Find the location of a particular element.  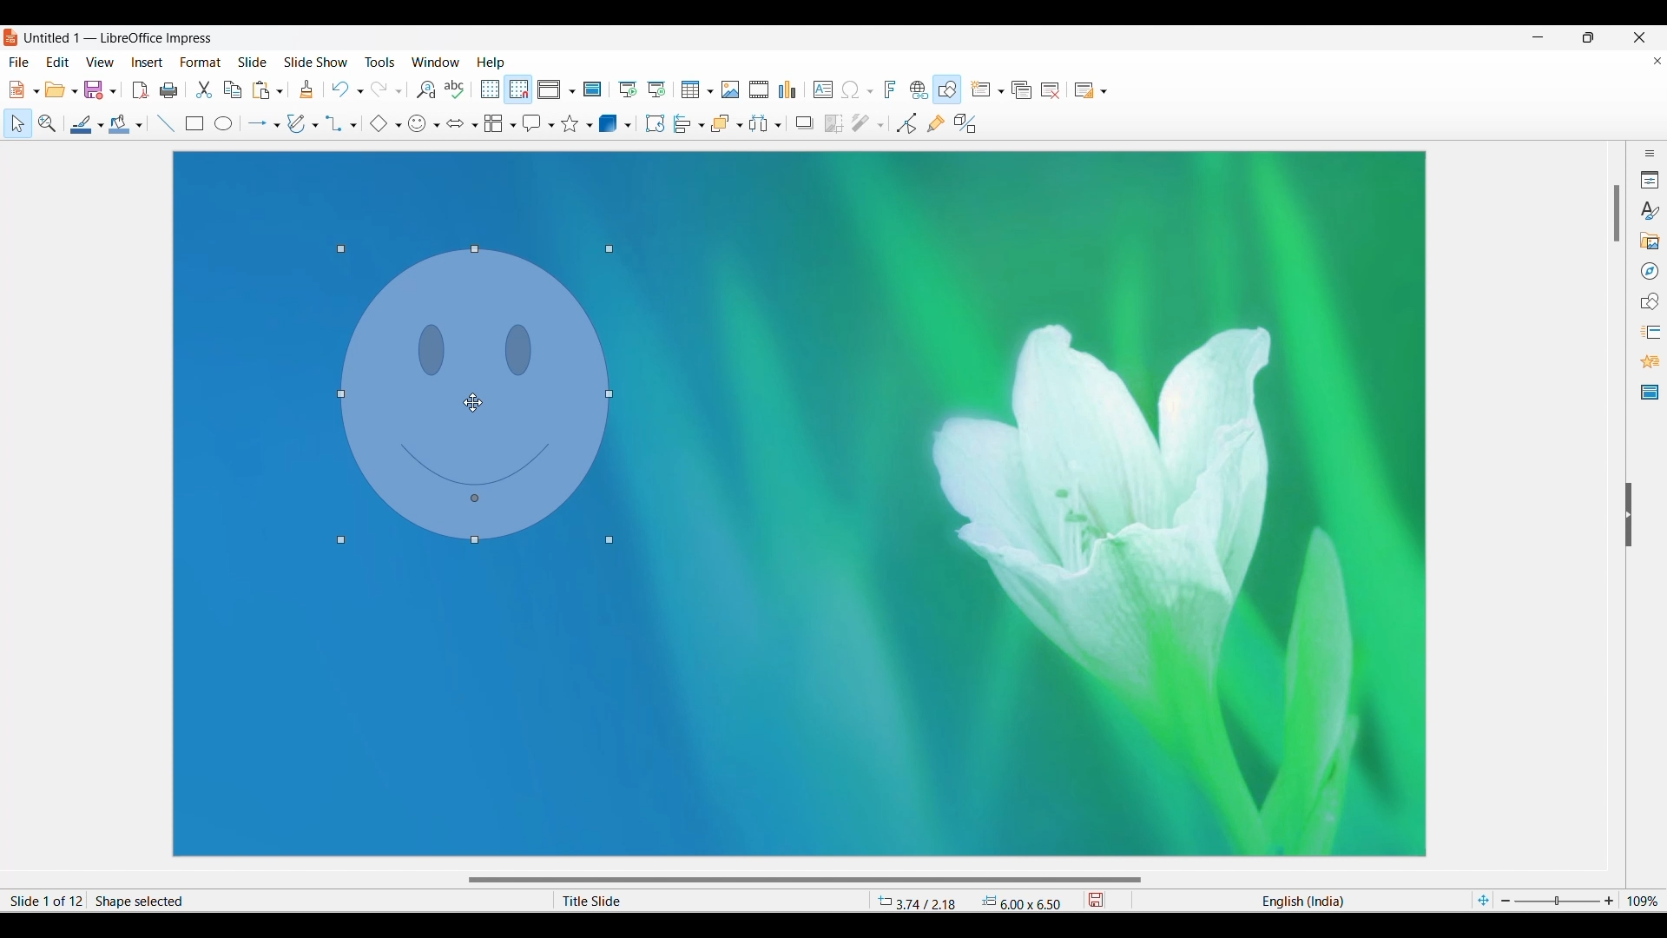

New slide is located at coordinates (980, 89).